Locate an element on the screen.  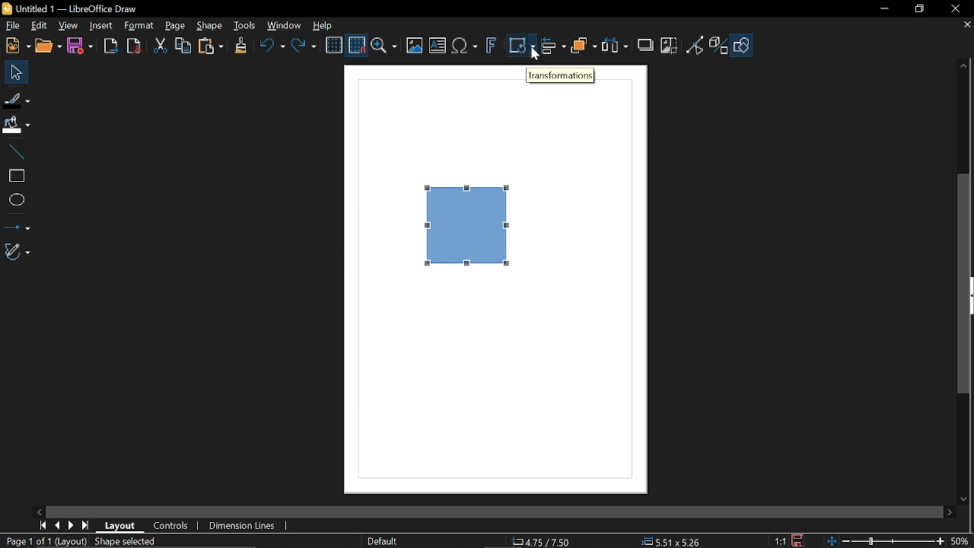
Crop is located at coordinates (669, 46).